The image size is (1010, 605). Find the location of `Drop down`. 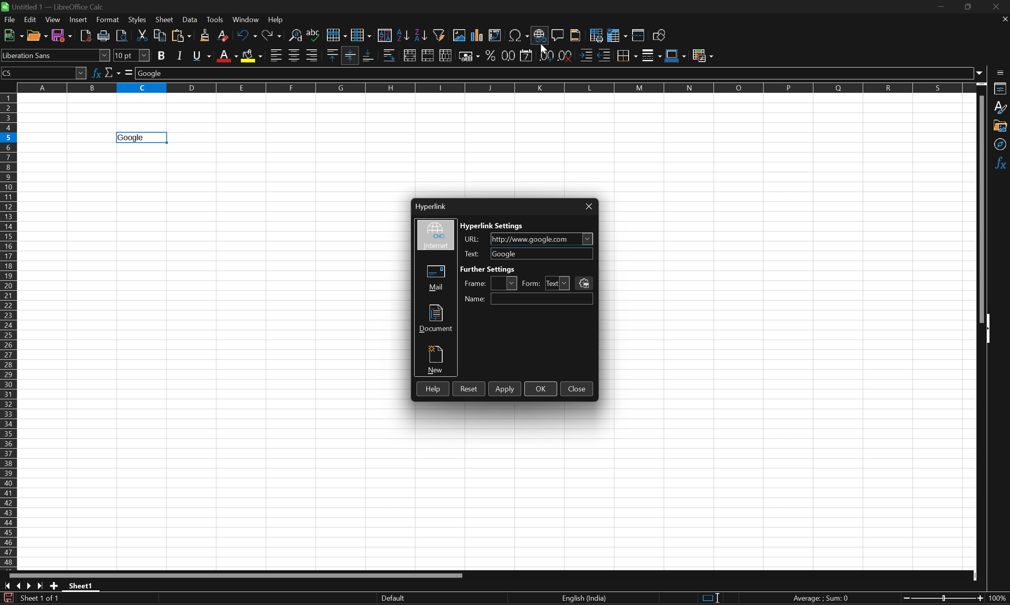

Drop down is located at coordinates (567, 283).